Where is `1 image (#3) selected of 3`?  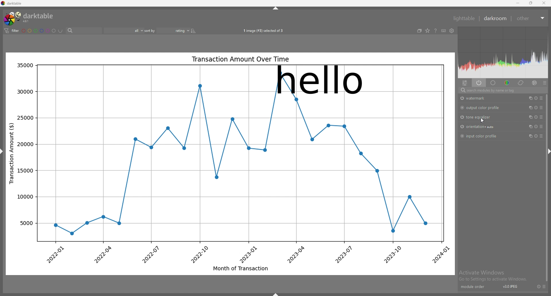
1 image (#3) selected of 3 is located at coordinates (263, 31).